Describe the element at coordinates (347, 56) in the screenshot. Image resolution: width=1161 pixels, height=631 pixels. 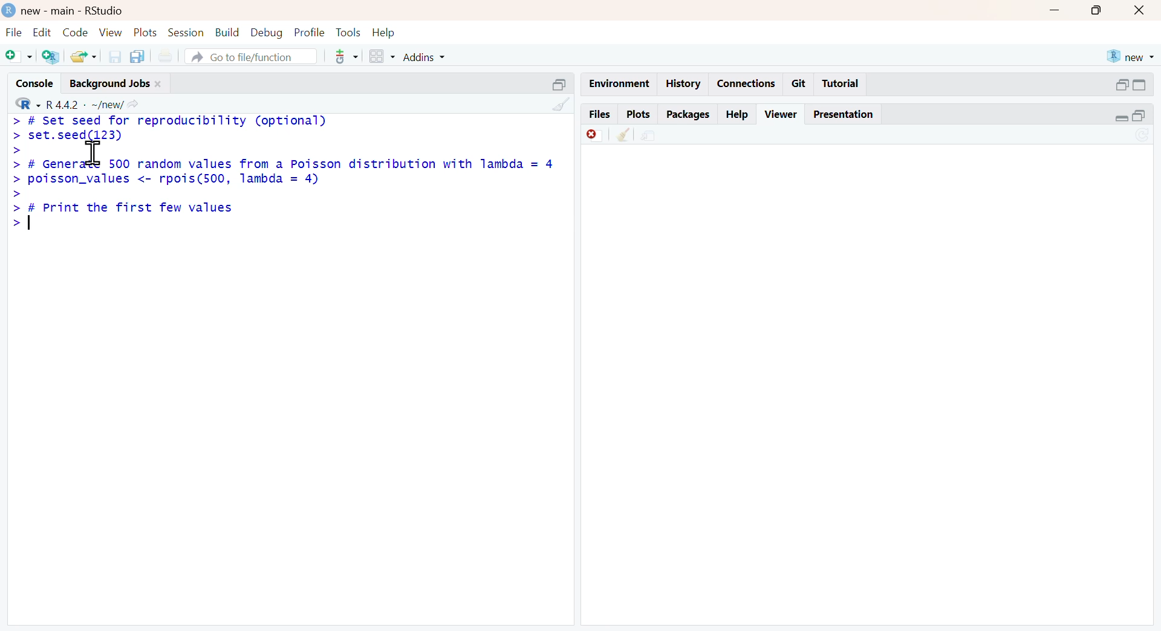
I see `tools` at that location.